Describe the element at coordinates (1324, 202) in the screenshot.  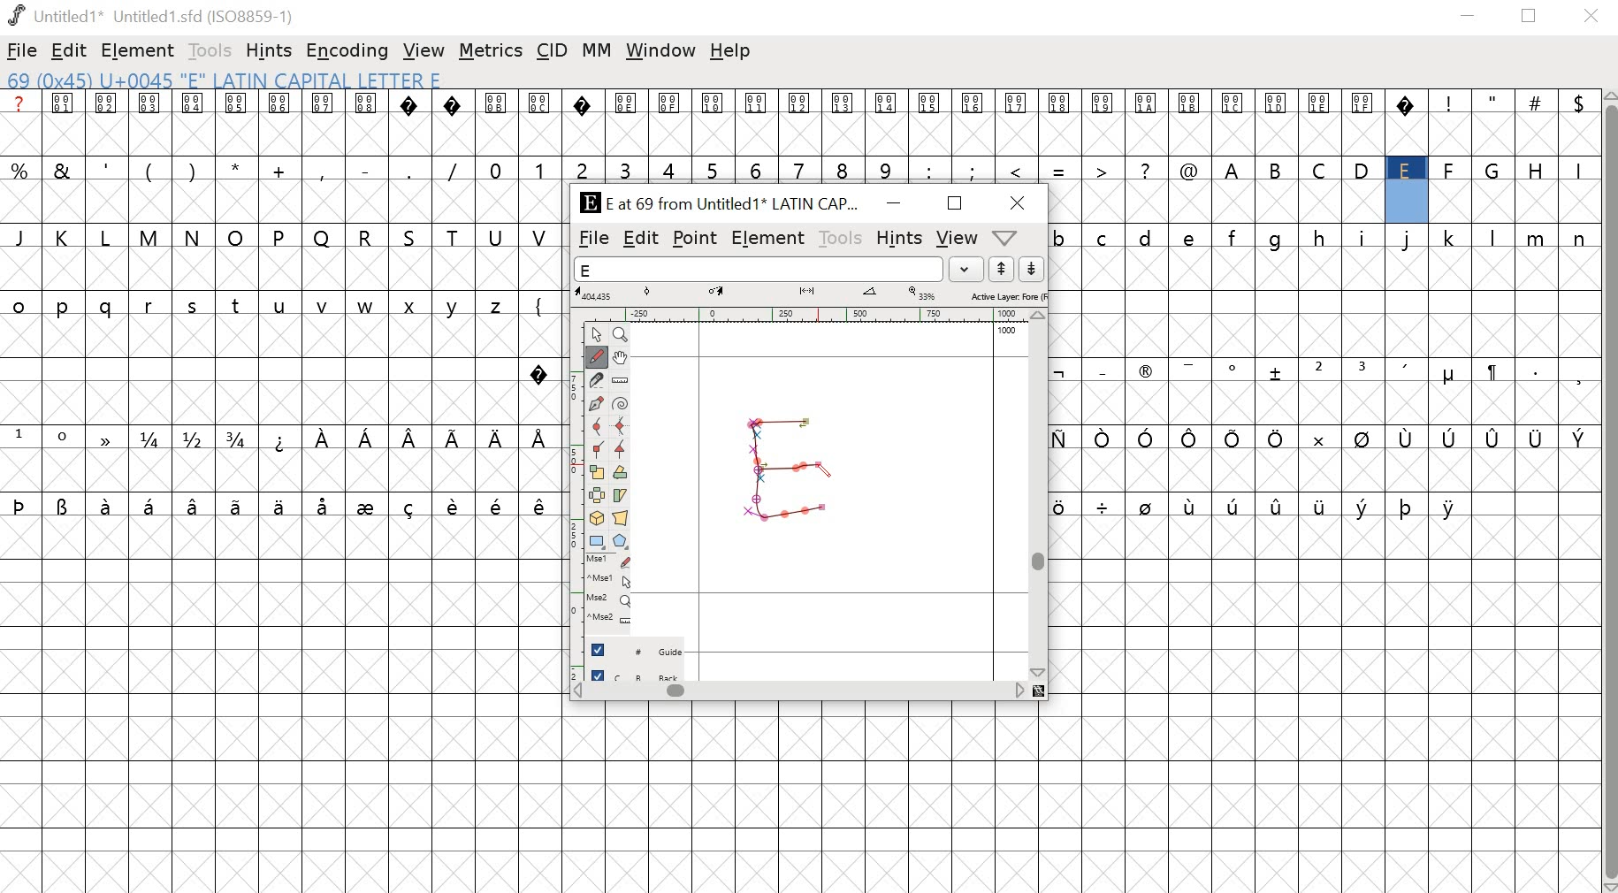
I see `empty cells` at that location.